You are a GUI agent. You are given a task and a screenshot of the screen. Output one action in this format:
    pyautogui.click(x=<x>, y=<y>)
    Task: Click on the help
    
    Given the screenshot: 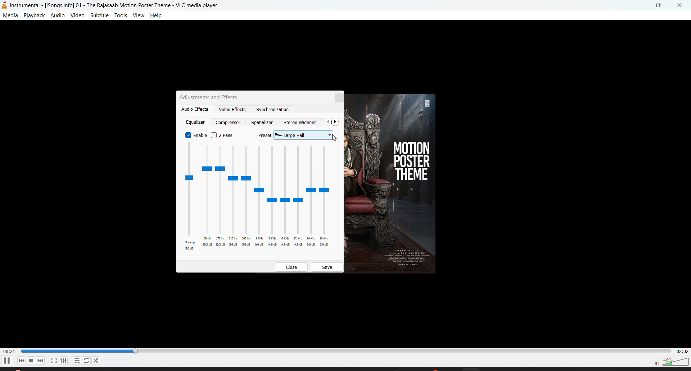 What is the action you would take?
    pyautogui.click(x=158, y=15)
    